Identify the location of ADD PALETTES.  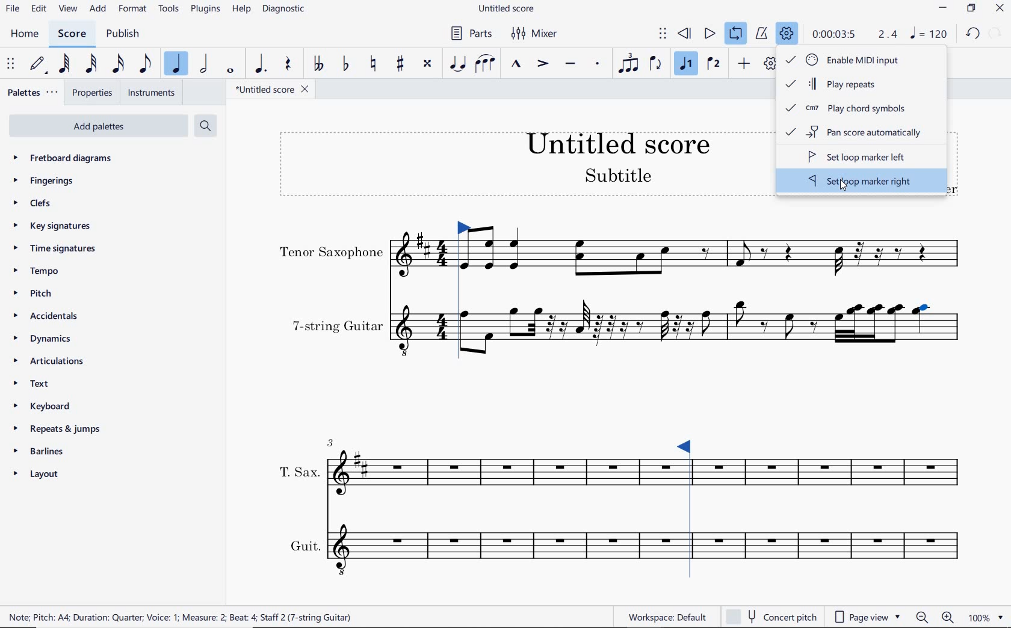
(101, 127).